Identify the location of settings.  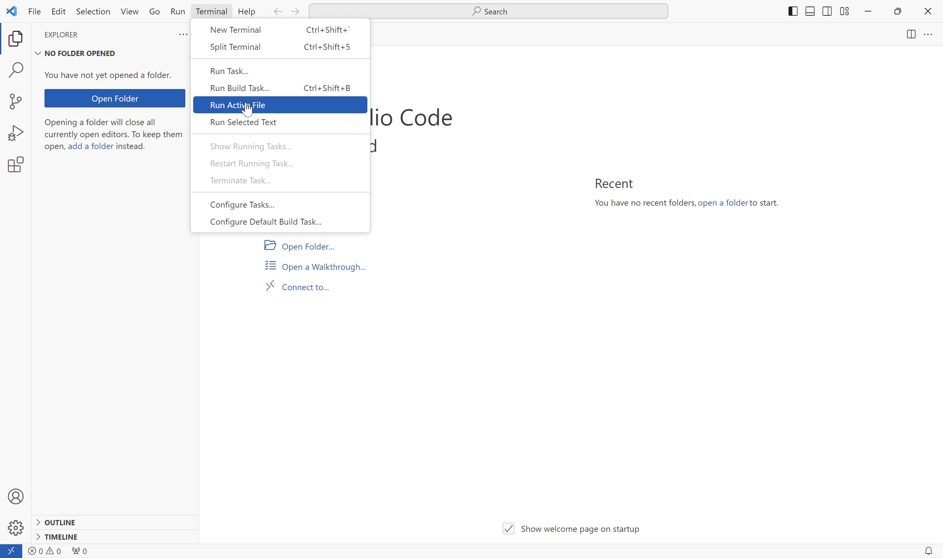
(16, 531).